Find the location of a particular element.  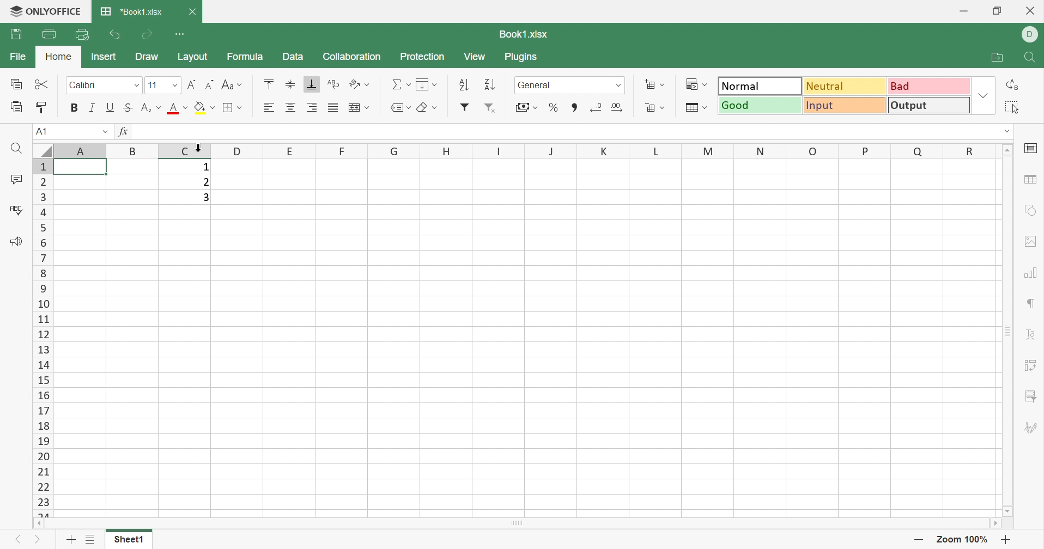

Replace is located at coordinates (1014, 85).